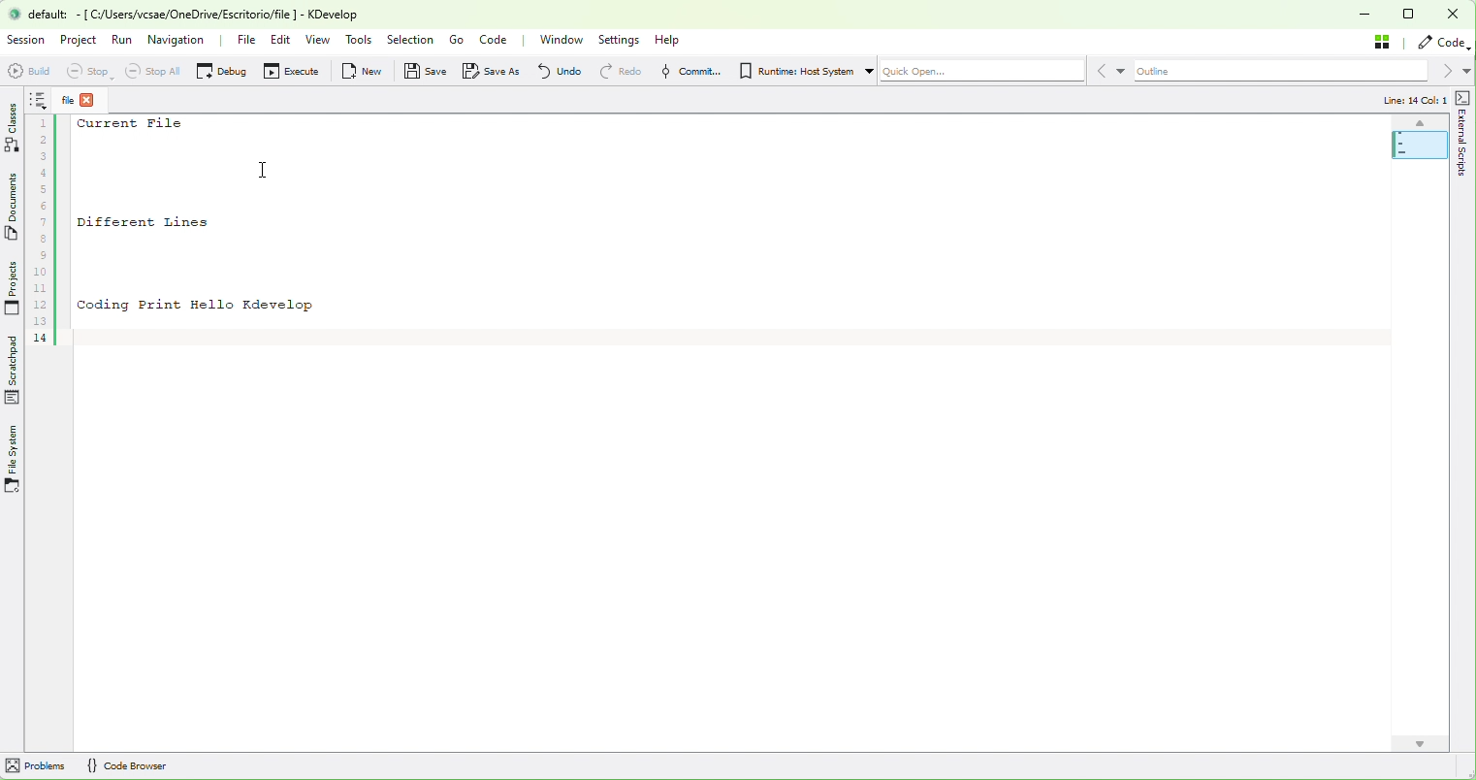 This screenshot has height=780, width=1476. Describe the element at coordinates (320, 40) in the screenshot. I see `View` at that location.